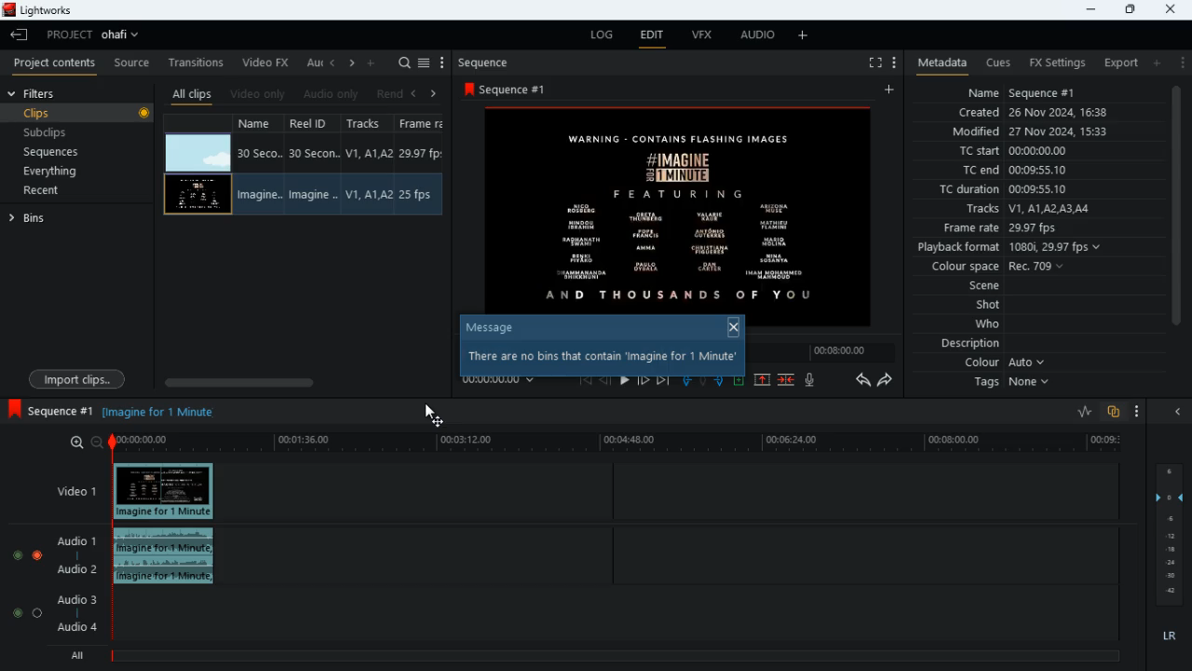  Describe the element at coordinates (404, 62) in the screenshot. I see `search` at that location.